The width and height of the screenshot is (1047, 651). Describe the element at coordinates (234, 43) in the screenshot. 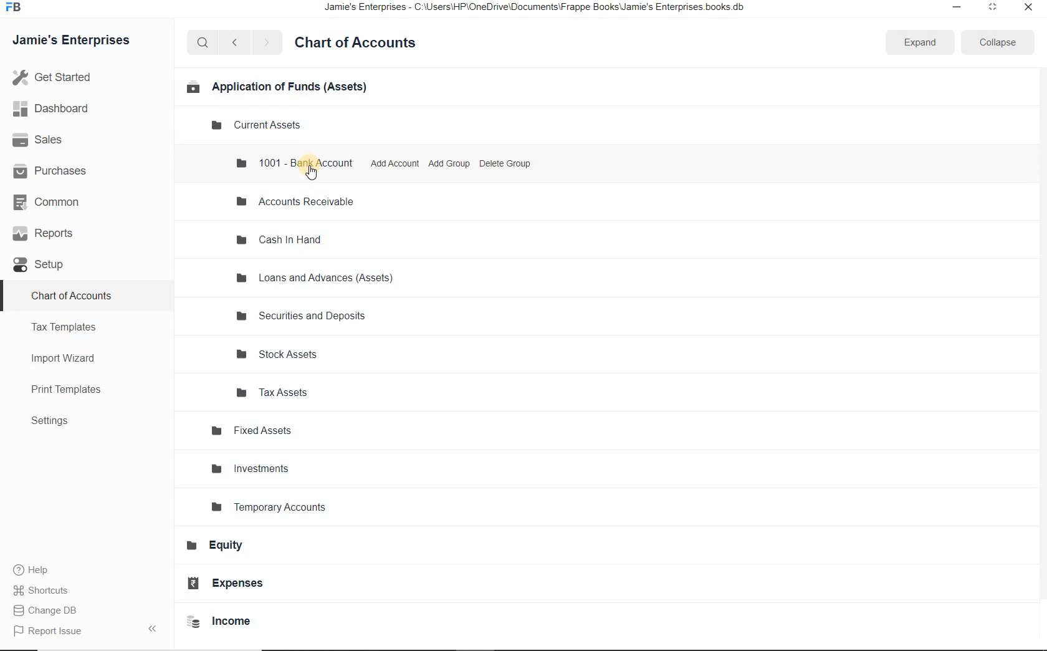

I see `backward` at that location.